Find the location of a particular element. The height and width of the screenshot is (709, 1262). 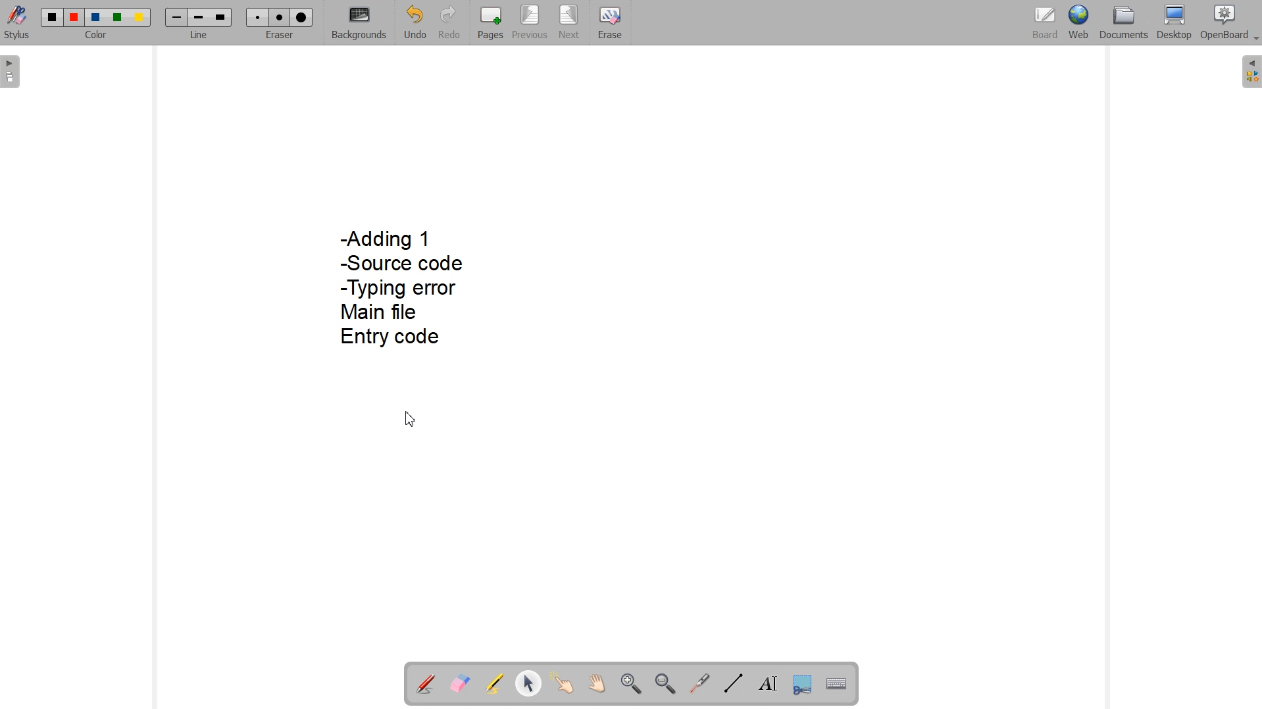

Draw lines is located at coordinates (732, 683).